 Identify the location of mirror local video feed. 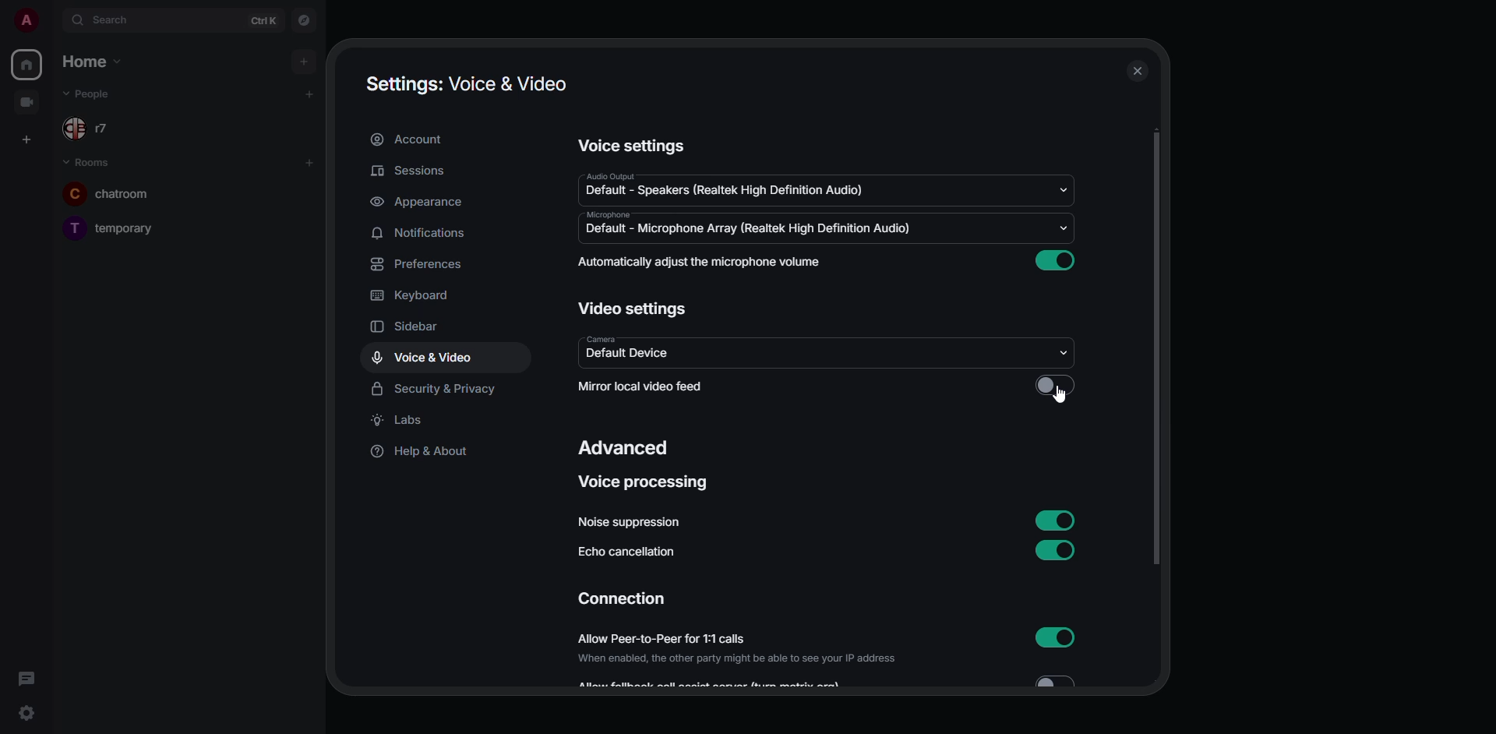
(645, 387).